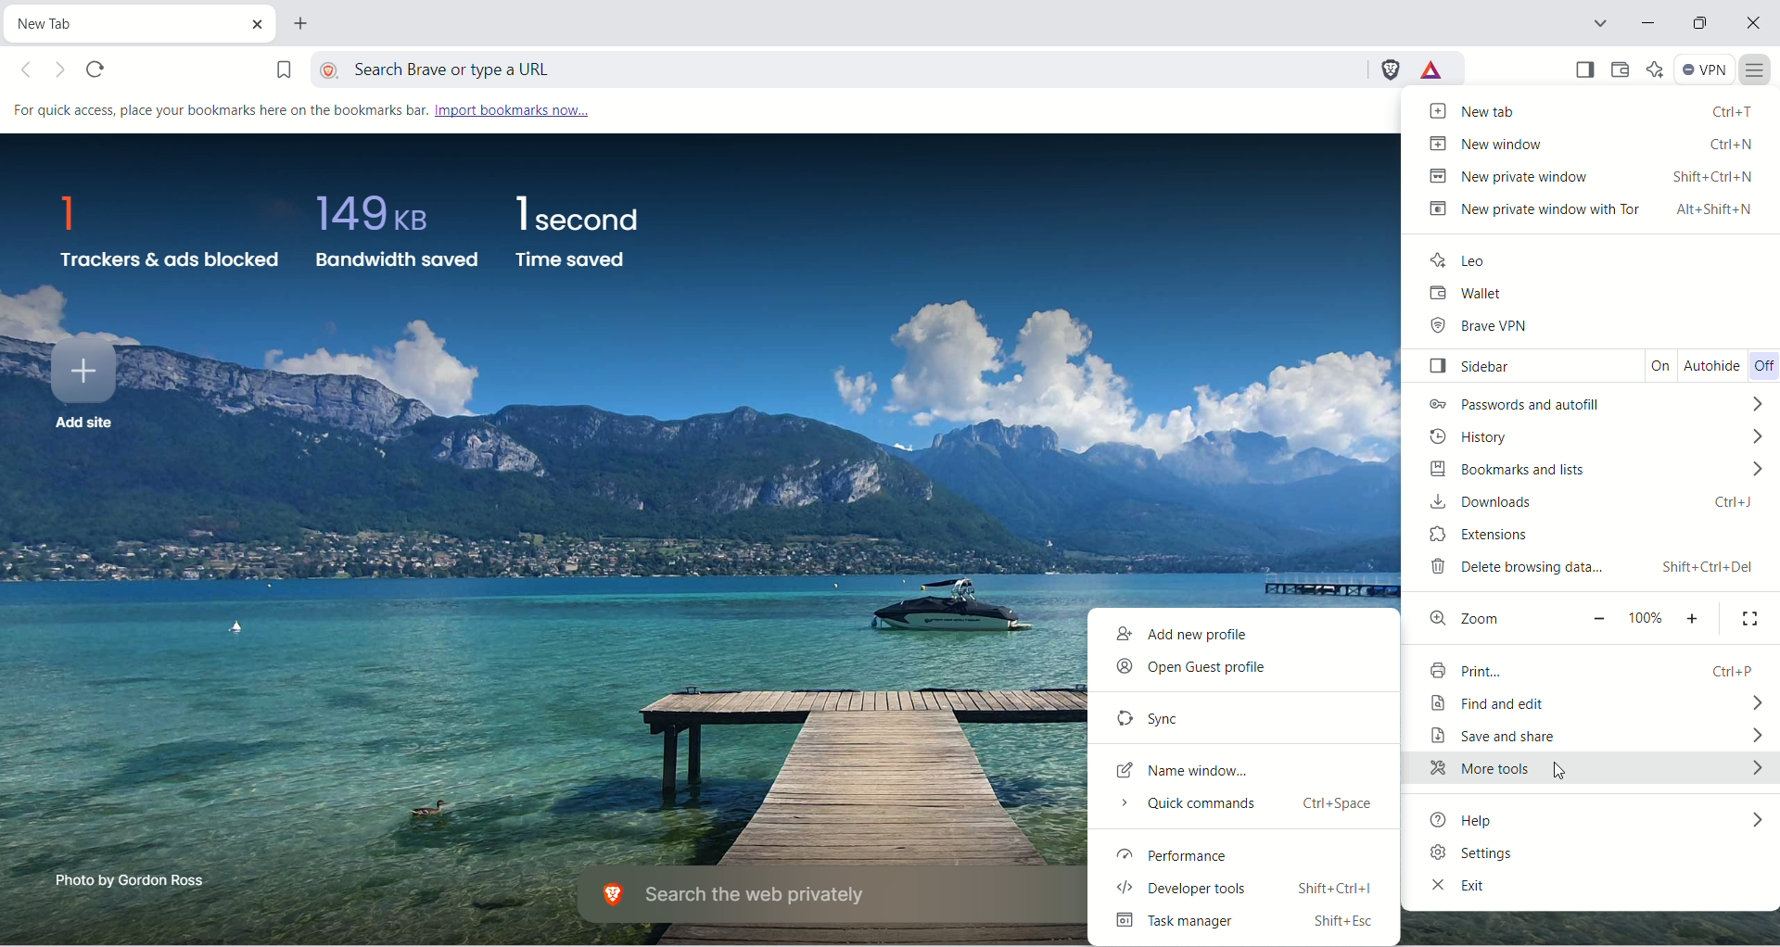 Image resolution: width=1780 pixels, height=947 pixels. What do you see at coordinates (99, 69) in the screenshot?
I see `reload` at bounding box center [99, 69].